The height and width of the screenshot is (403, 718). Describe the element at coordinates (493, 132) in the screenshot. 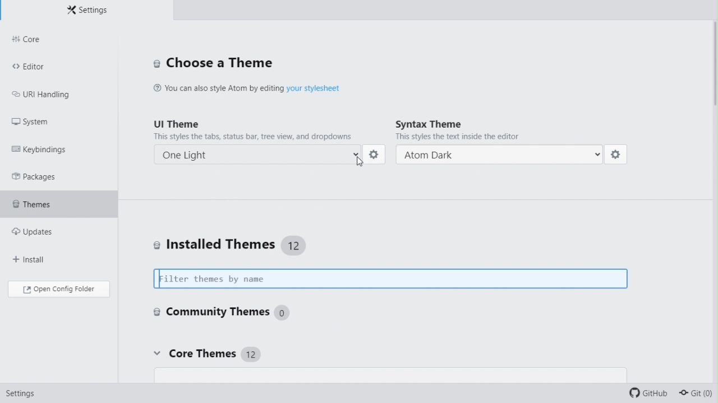

I see `Syntax theme` at that location.